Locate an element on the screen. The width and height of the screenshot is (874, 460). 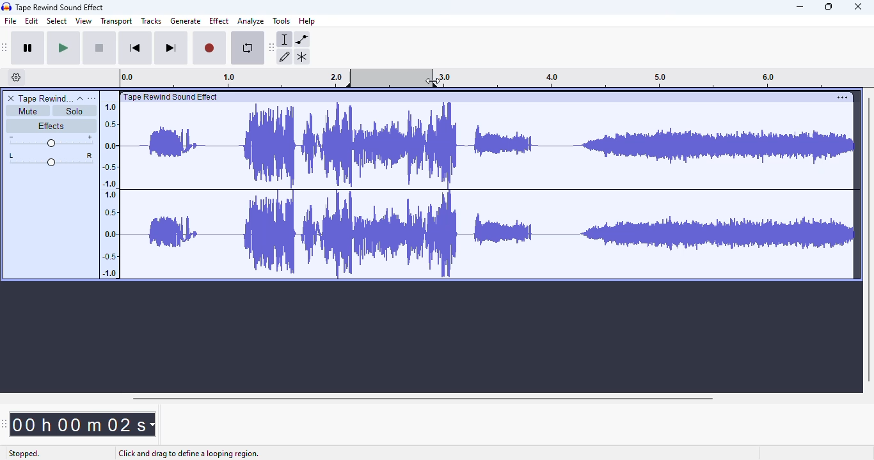
enable looping is located at coordinates (246, 50).